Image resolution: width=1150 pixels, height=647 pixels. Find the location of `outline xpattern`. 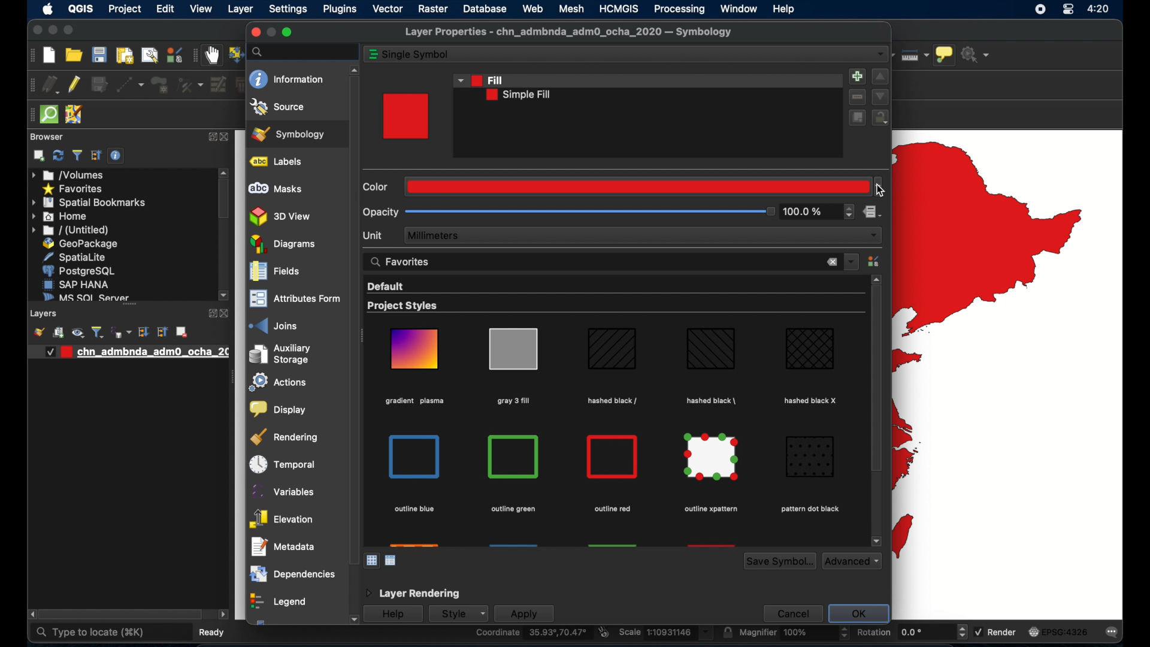

outline xpattern is located at coordinates (709, 509).